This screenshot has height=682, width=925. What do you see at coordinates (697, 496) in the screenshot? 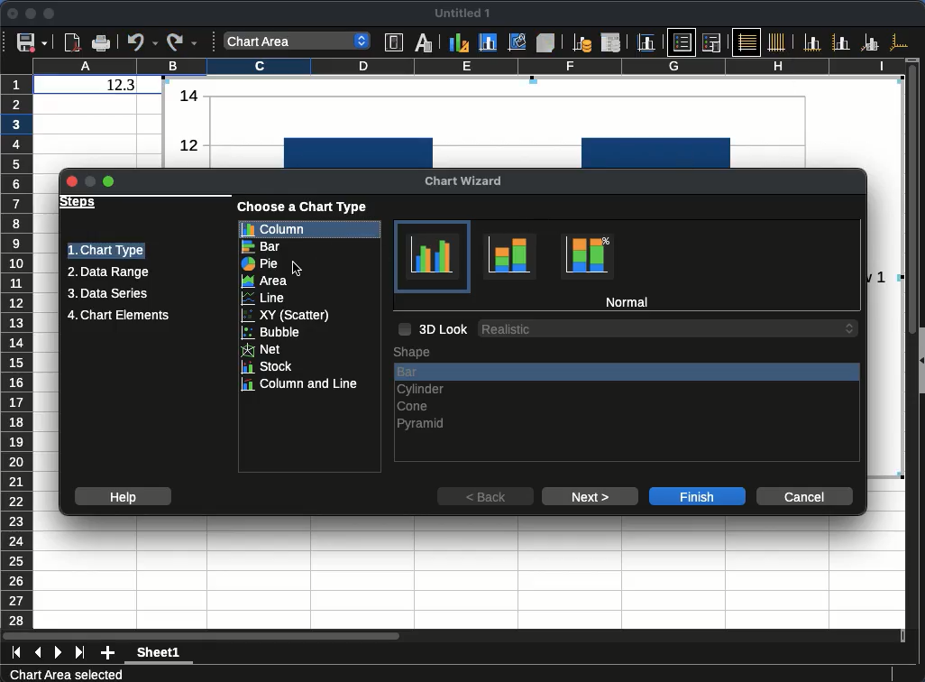
I see `finish` at bounding box center [697, 496].